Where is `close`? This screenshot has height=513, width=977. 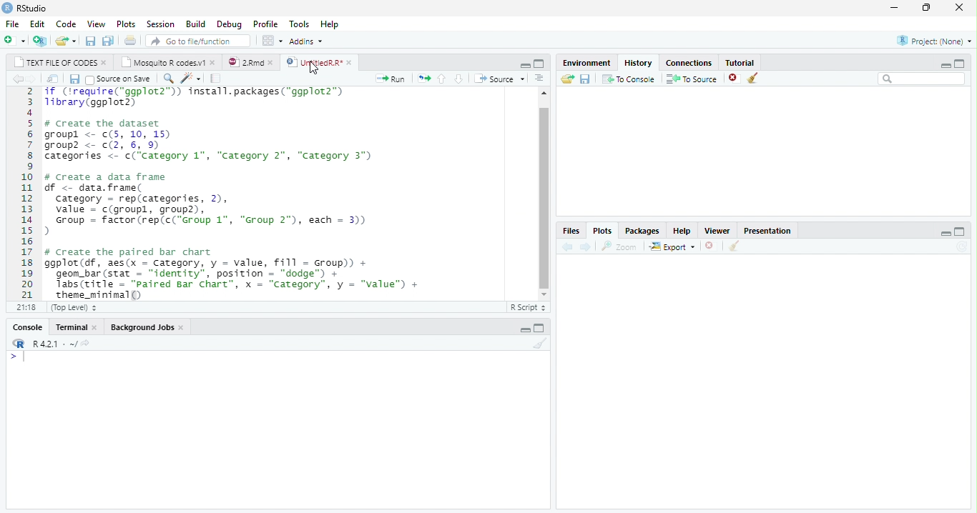 close is located at coordinates (104, 64).